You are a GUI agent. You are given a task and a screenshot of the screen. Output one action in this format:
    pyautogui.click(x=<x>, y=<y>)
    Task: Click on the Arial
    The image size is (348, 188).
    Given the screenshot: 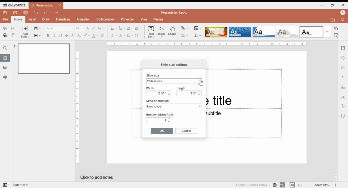 What is the action you would take?
    pyautogui.click(x=60, y=28)
    